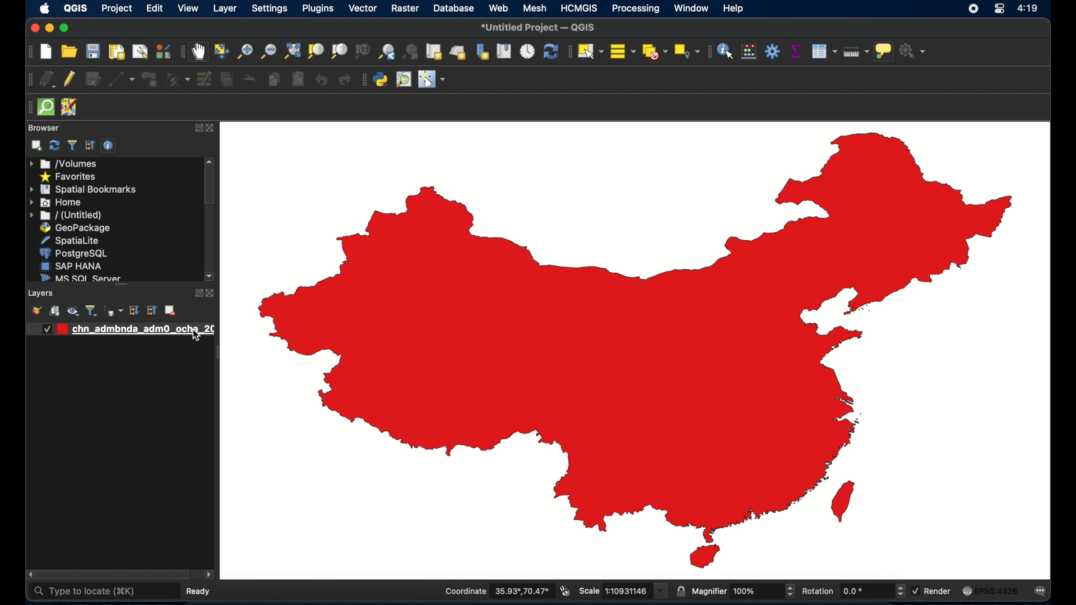 The width and height of the screenshot is (1076, 605). What do you see at coordinates (68, 52) in the screenshot?
I see `open project ` at bounding box center [68, 52].